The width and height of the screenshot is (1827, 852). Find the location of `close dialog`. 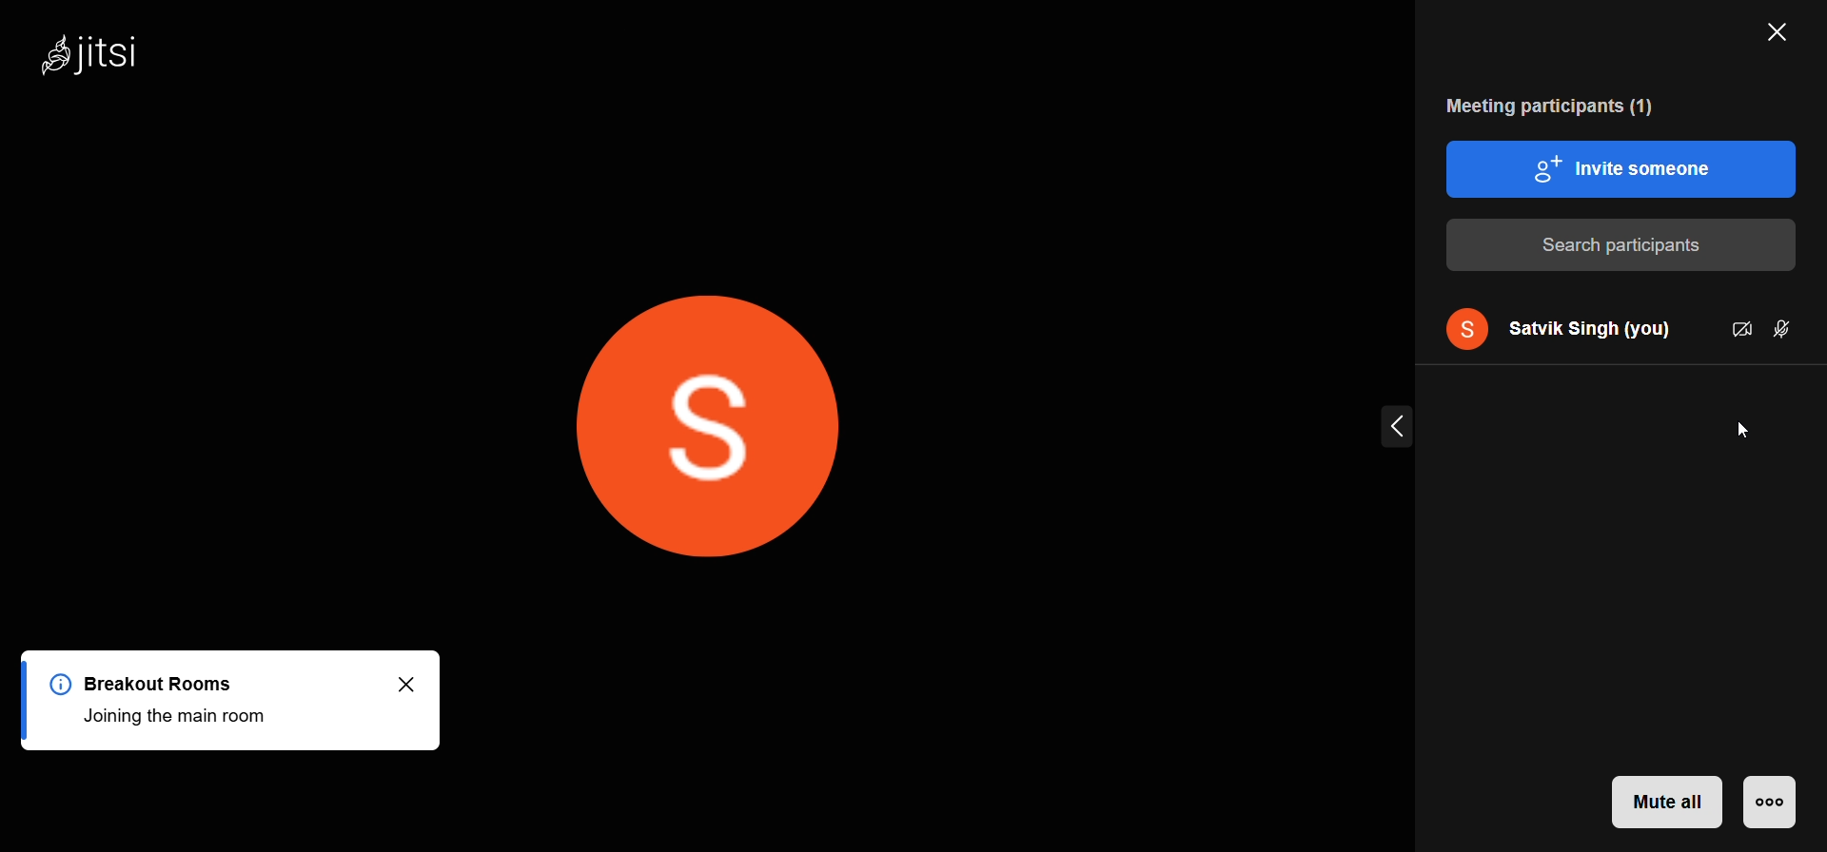

close dialog is located at coordinates (418, 683).